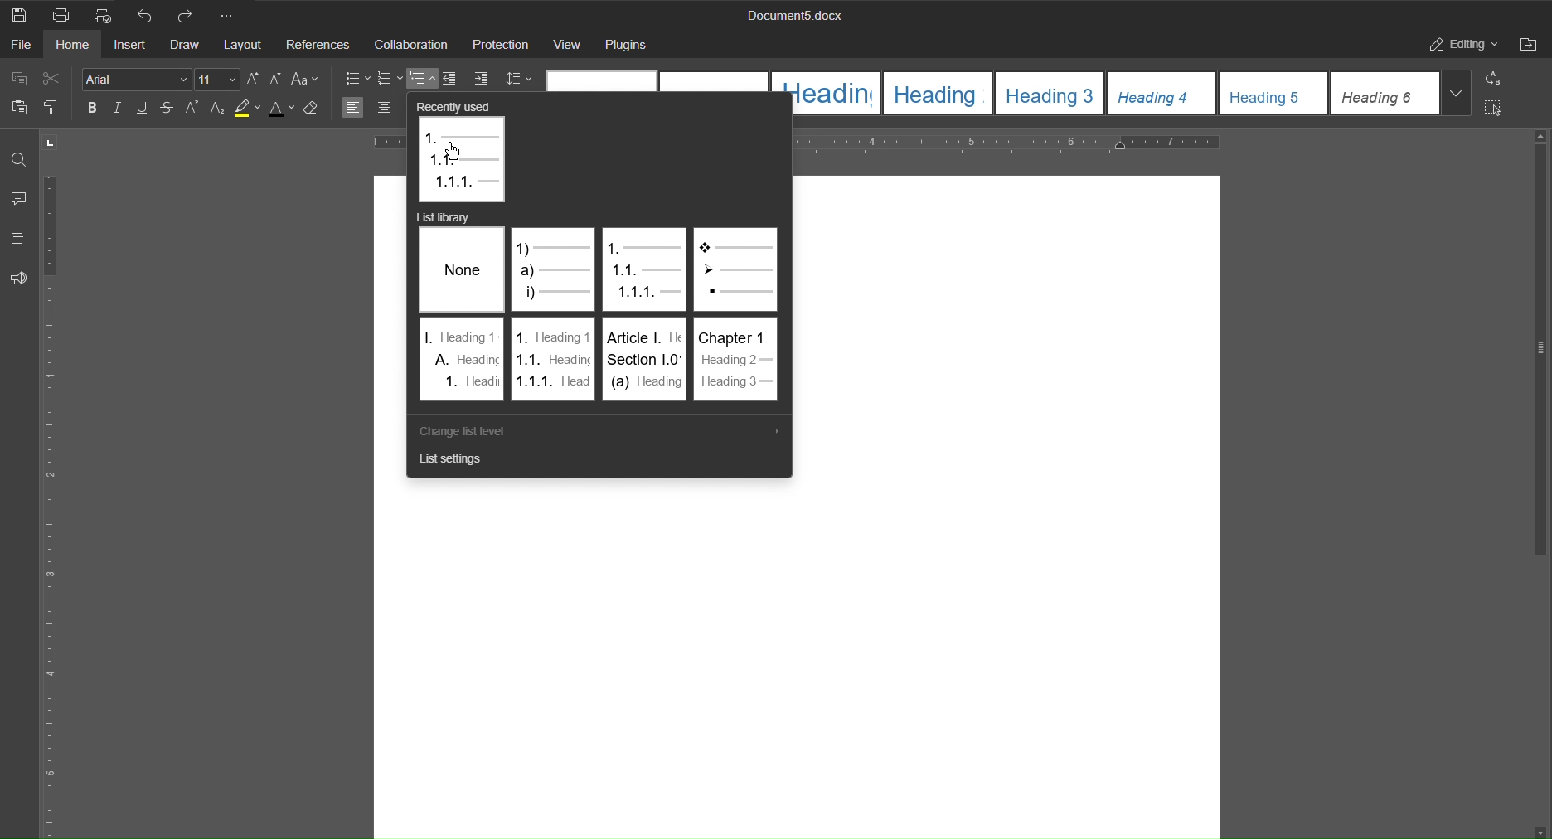  I want to click on Open File Location, so click(1530, 45).